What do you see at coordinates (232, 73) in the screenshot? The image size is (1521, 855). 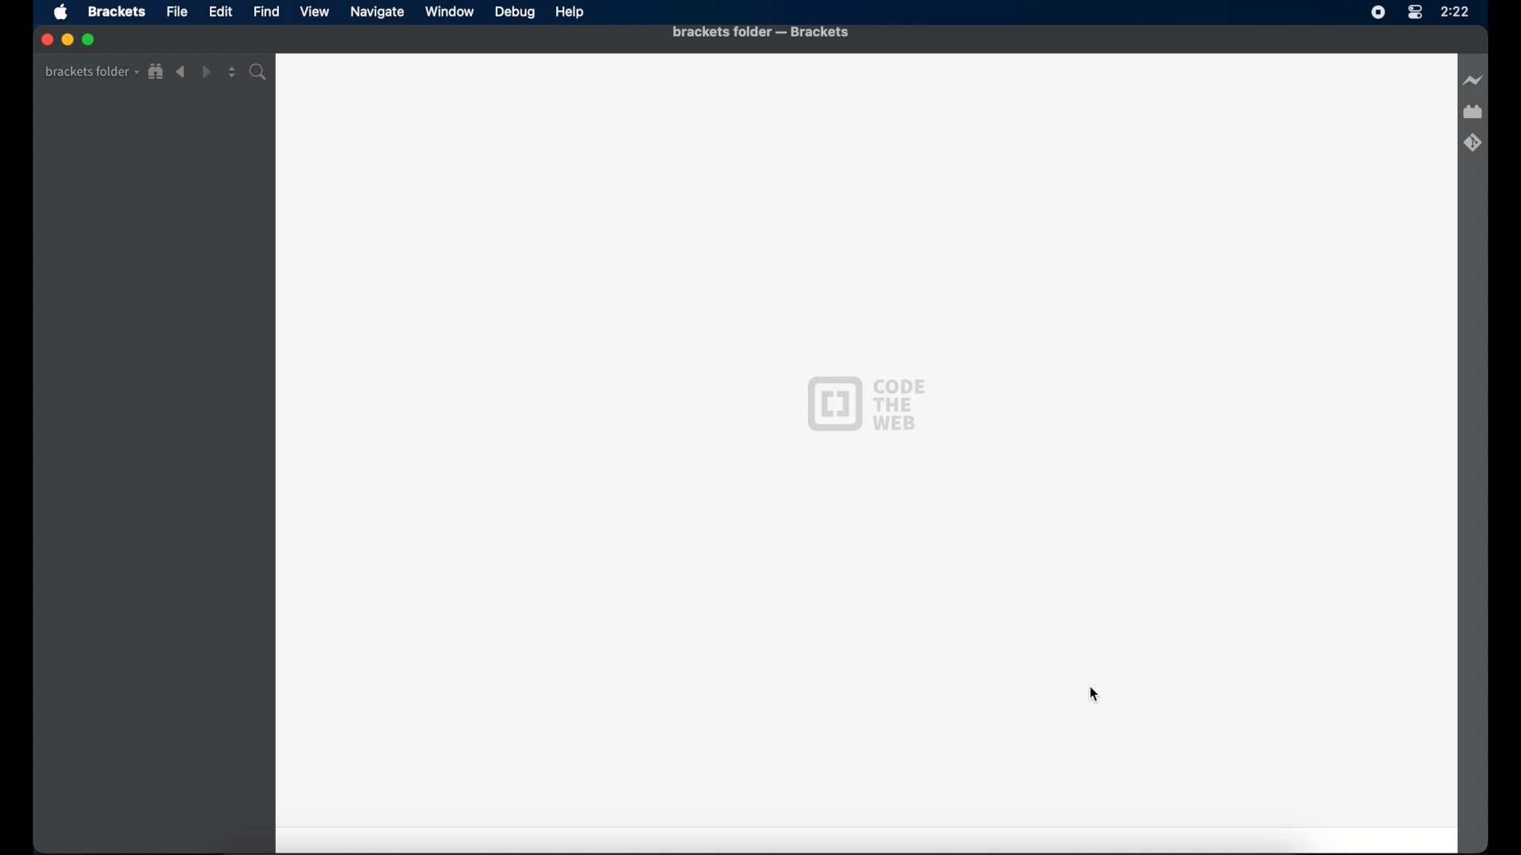 I see `split editor vertical or horizontal` at bounding box center [232, 73].